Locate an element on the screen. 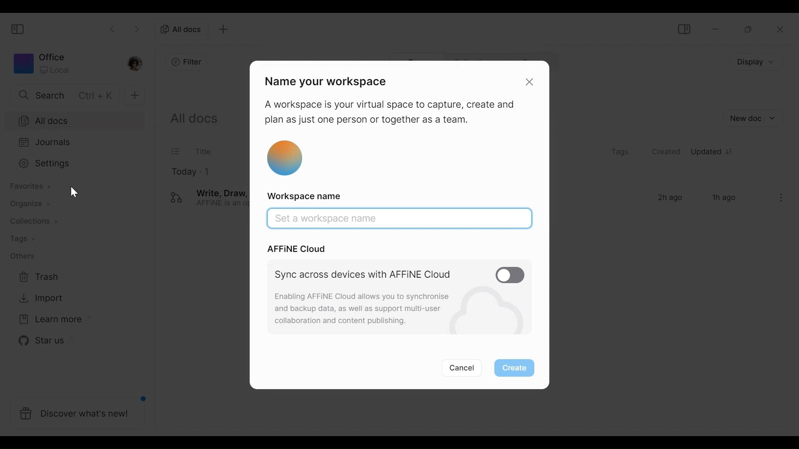  Name your workspace is located at coordinates (329, 83).